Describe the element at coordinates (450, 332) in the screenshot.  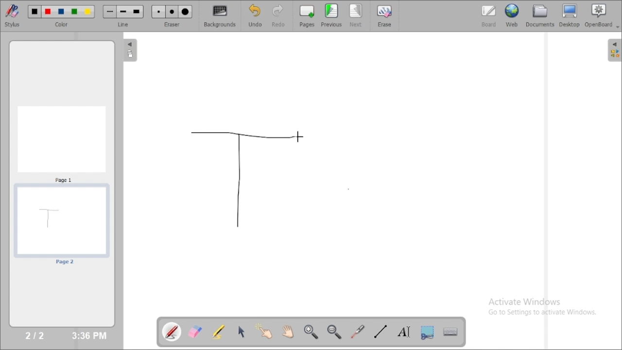
I see `display virtual keyboard` at that location.